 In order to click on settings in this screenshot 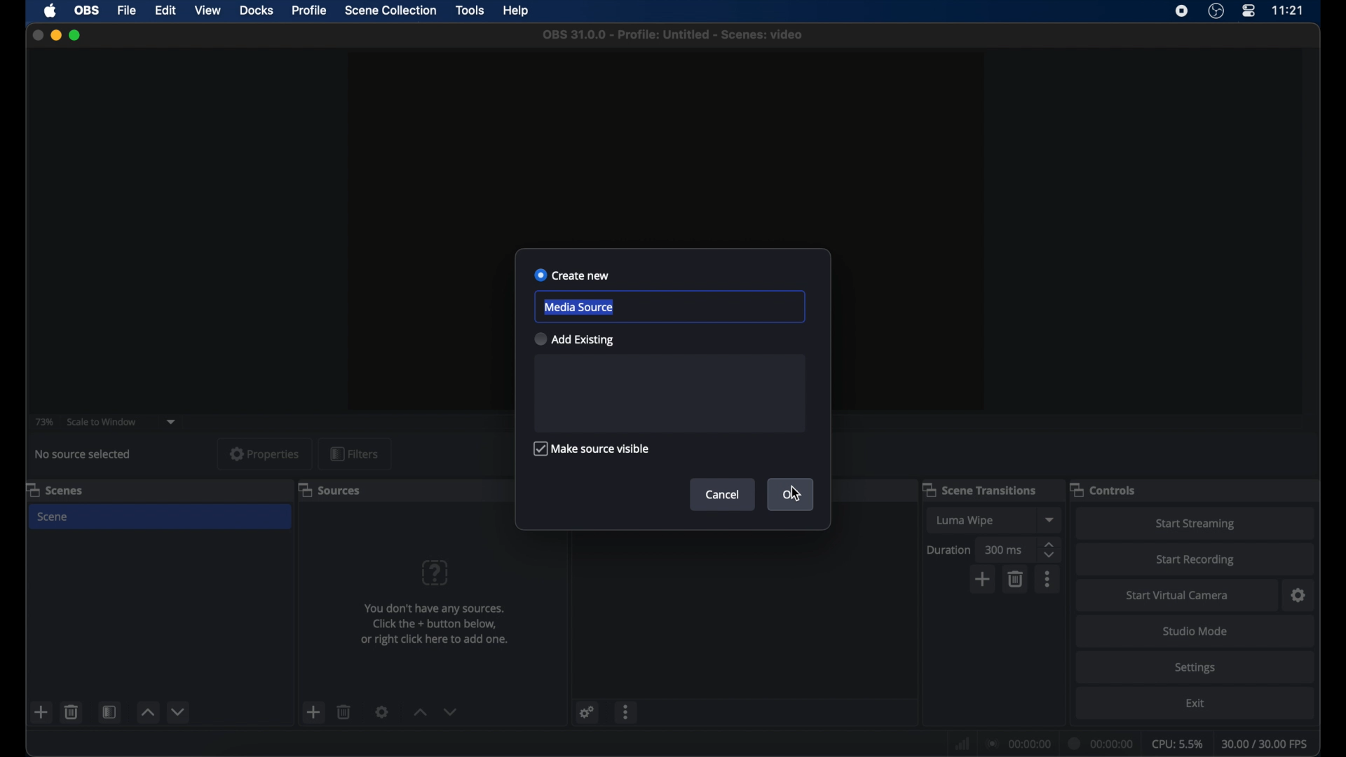, I will do `click(1196, 669)`.